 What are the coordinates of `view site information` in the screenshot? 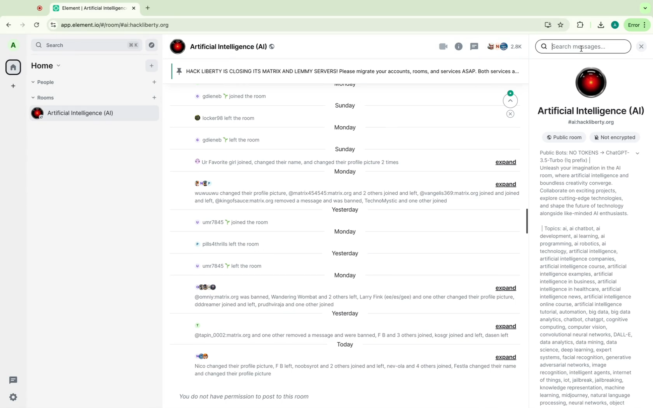 It's located at (53, 25).